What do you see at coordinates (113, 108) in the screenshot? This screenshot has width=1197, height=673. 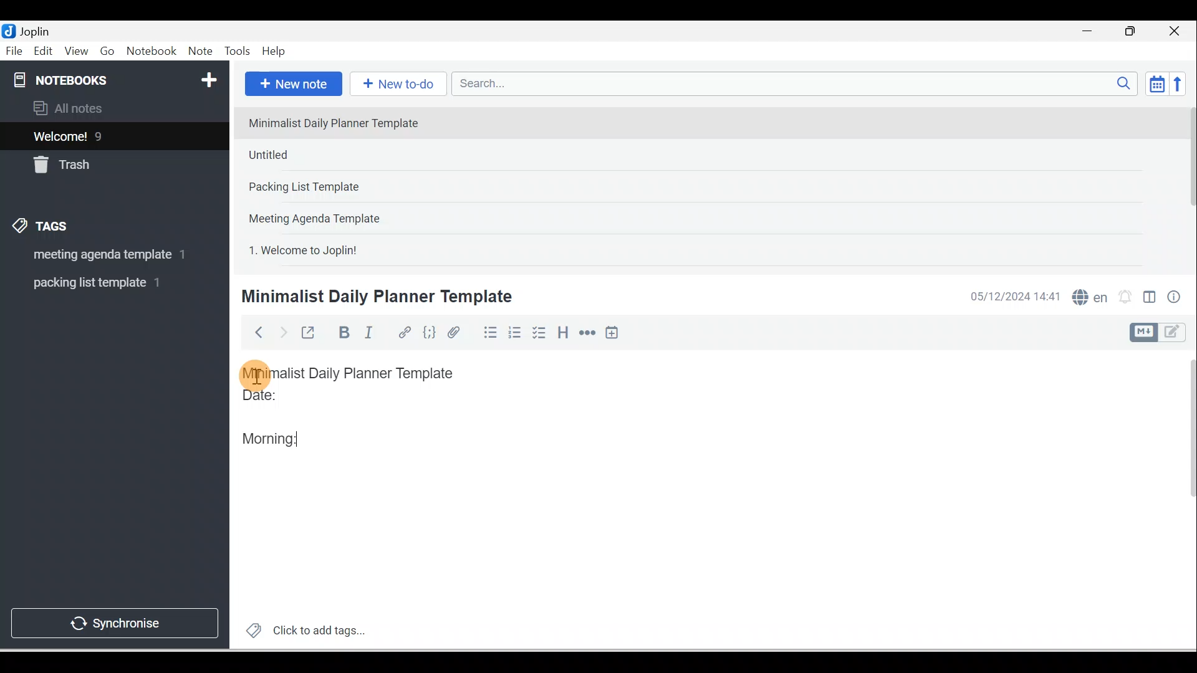 I see `All notes` at bounding box center [113, 108].